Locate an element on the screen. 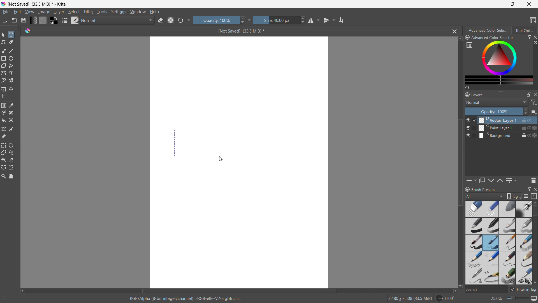 The width and height of the screenshot is (538, 303). rectangular selection tool is located at coordinates (4, 145).